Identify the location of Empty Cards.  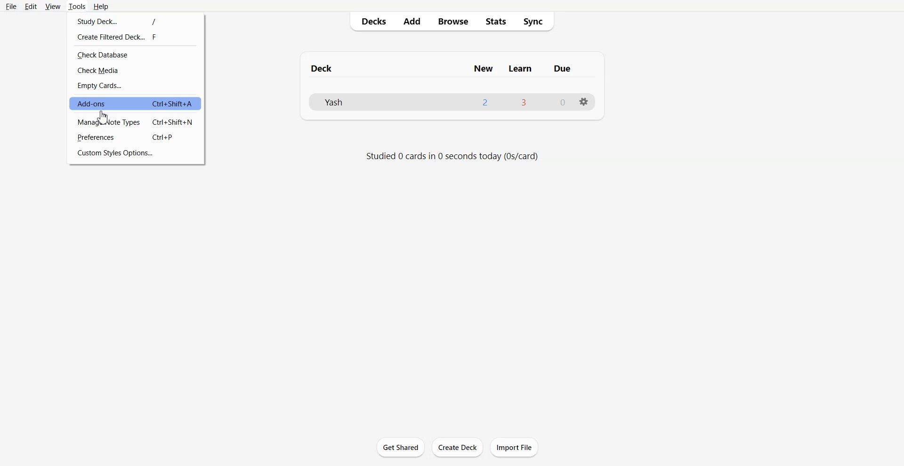
(136, 86).